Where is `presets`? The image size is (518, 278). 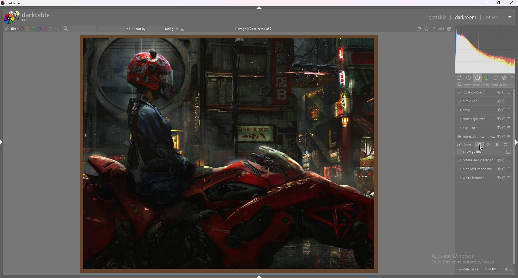
presets is located at coordinates (509, 110).